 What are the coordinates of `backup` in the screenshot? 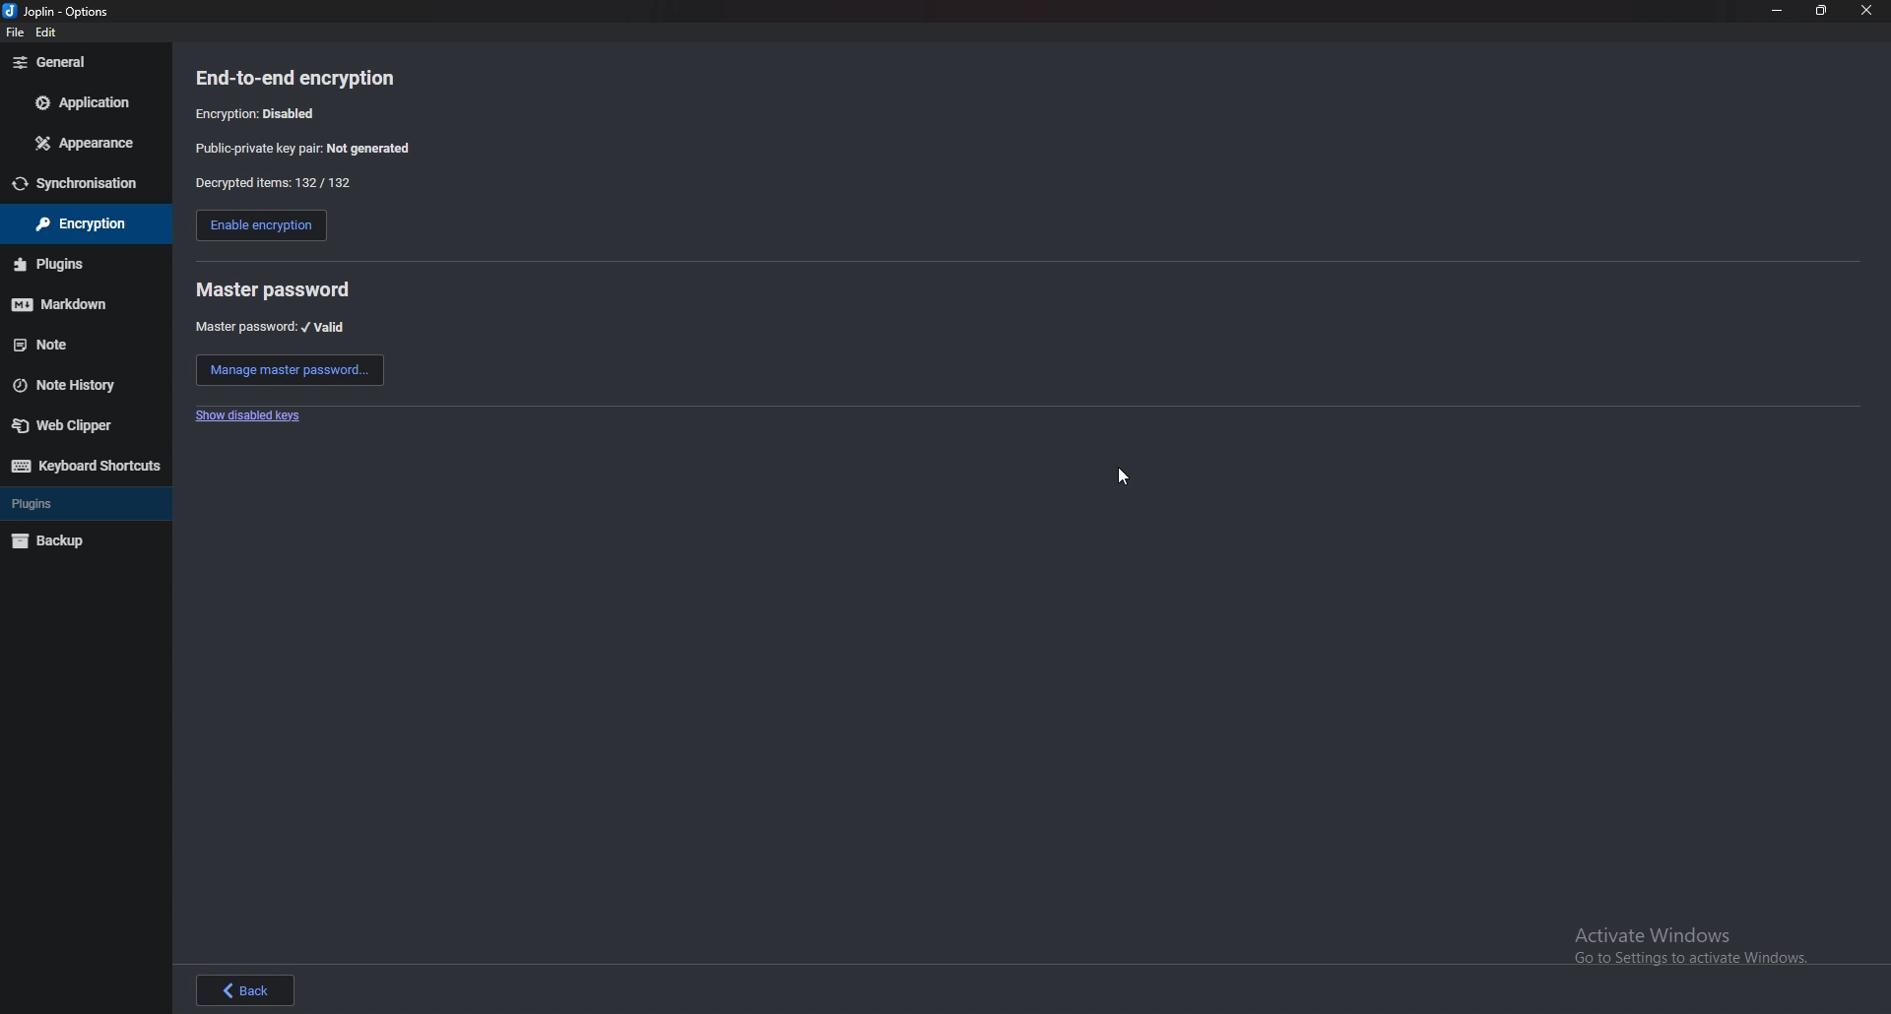 It's located at (77, 542).